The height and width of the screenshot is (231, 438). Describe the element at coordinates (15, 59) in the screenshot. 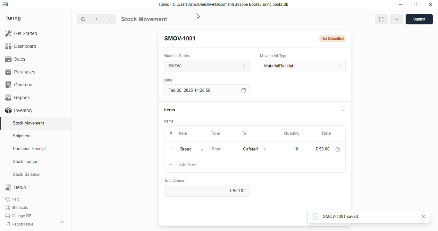

I see `sales` at that location.